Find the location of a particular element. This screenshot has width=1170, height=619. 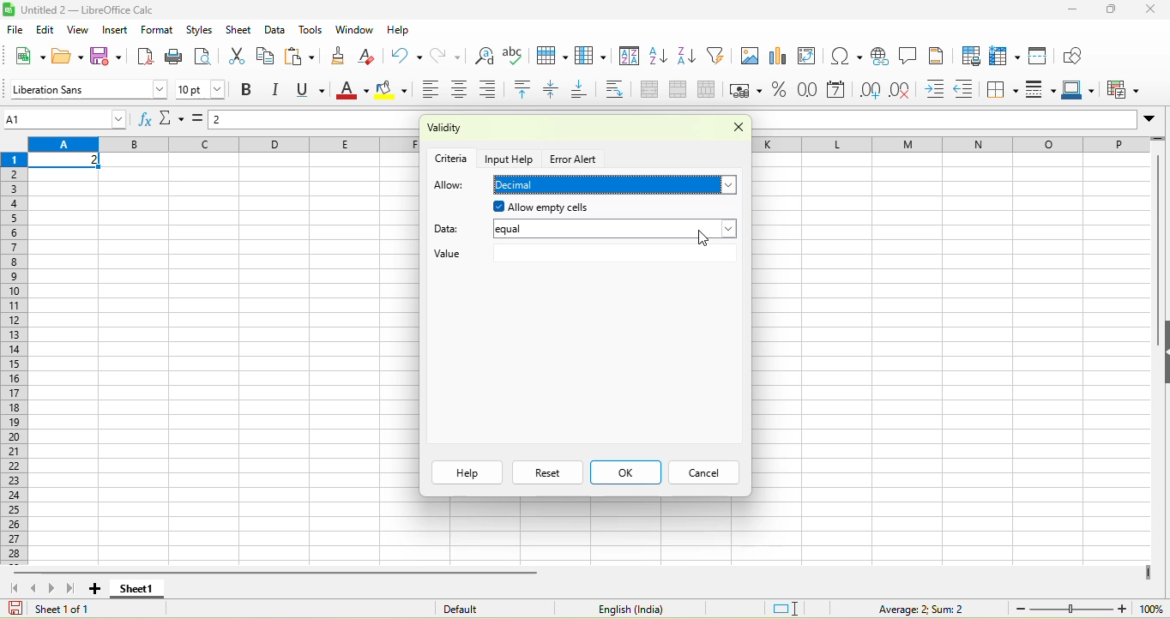

border color is located at coordinates (1082, 91).